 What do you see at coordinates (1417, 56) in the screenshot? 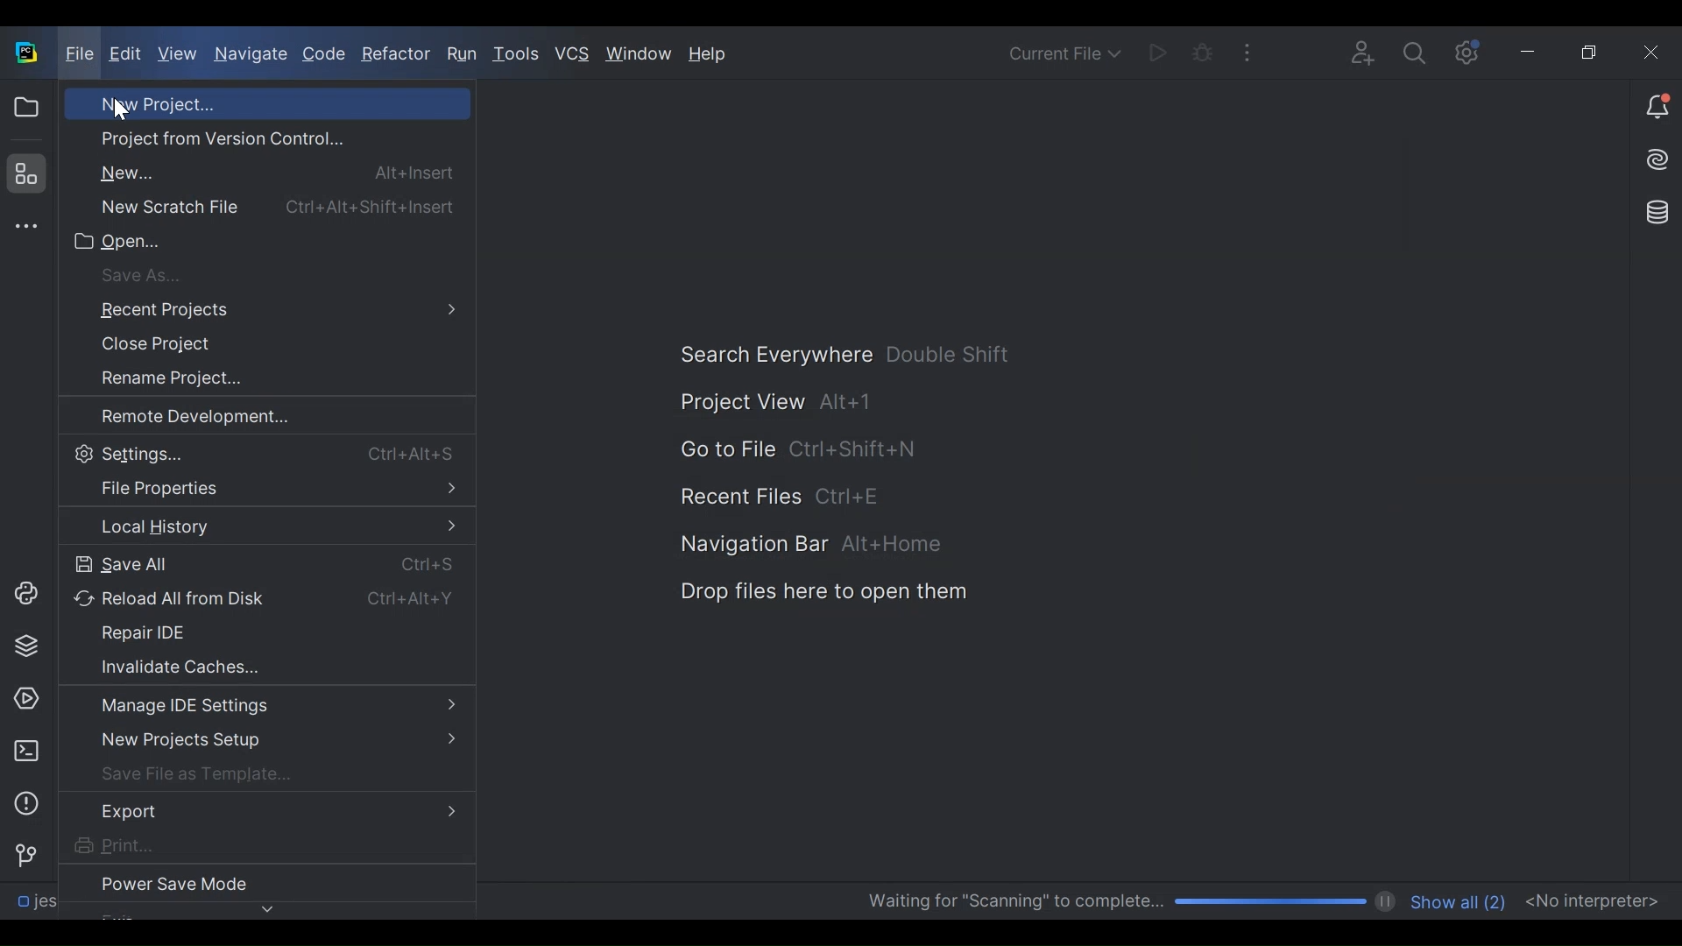
I see `Search` at bounding box center [1417, 56].